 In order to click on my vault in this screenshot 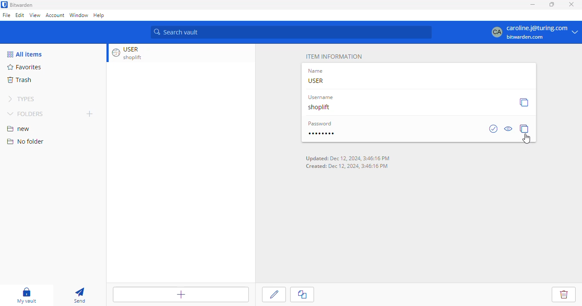, I will do `click(26, 295)`.